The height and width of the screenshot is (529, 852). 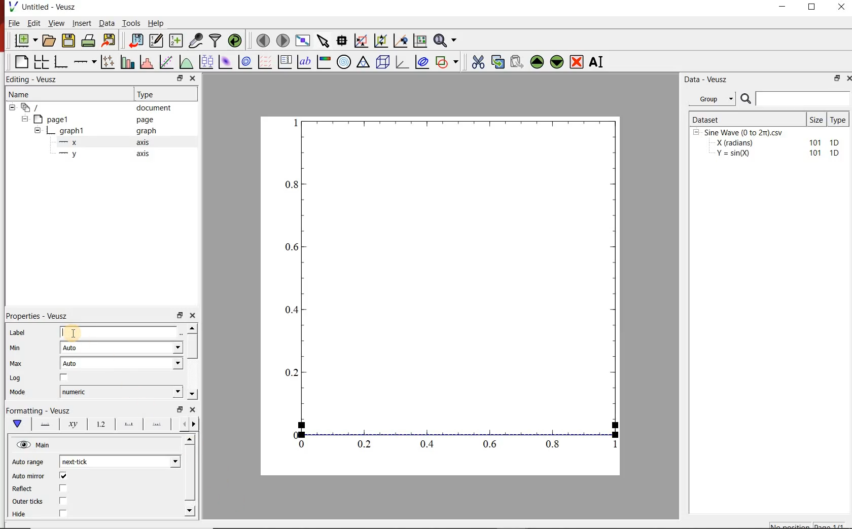 I want to click on read data points, so click(x=342, y=40).